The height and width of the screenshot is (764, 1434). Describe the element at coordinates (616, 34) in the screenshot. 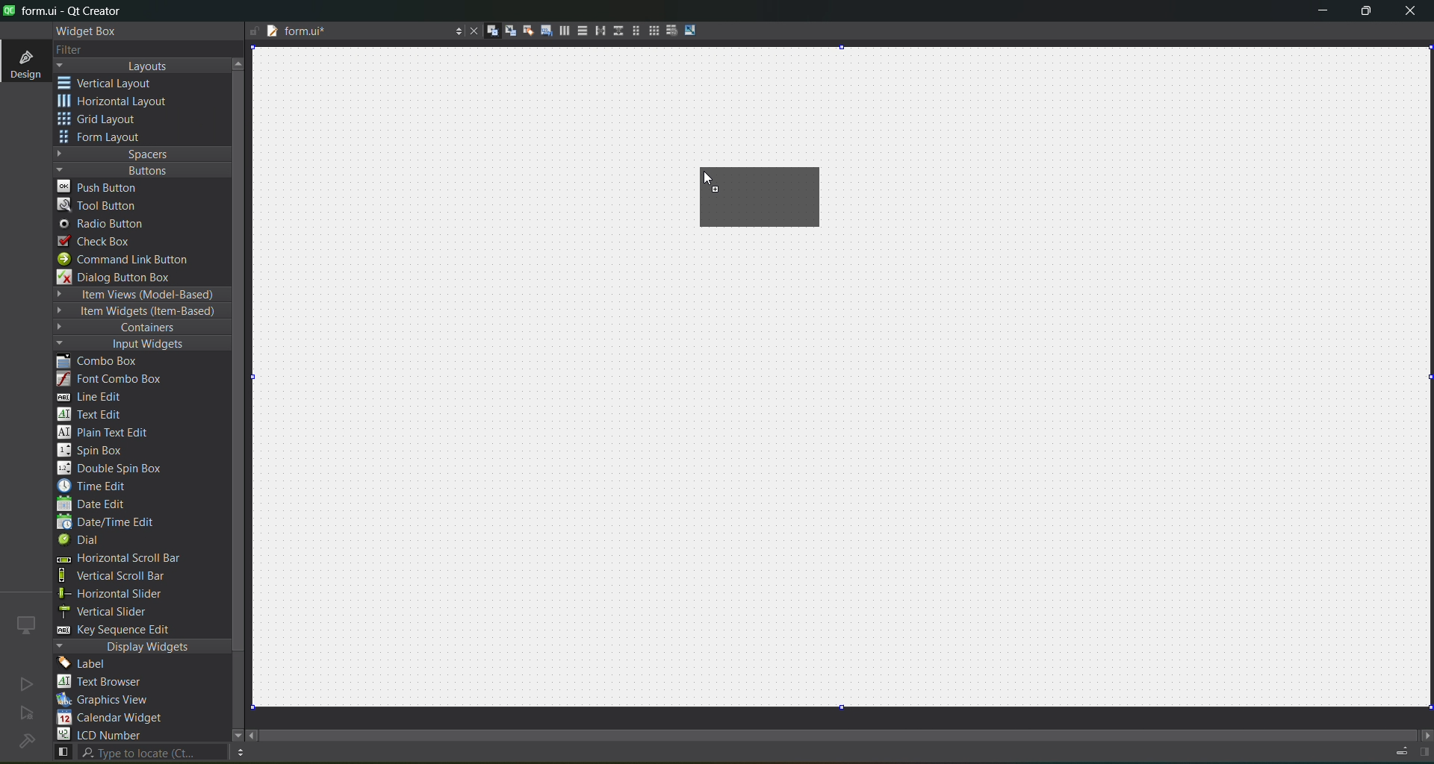

I see `vertical splitter` at that location.